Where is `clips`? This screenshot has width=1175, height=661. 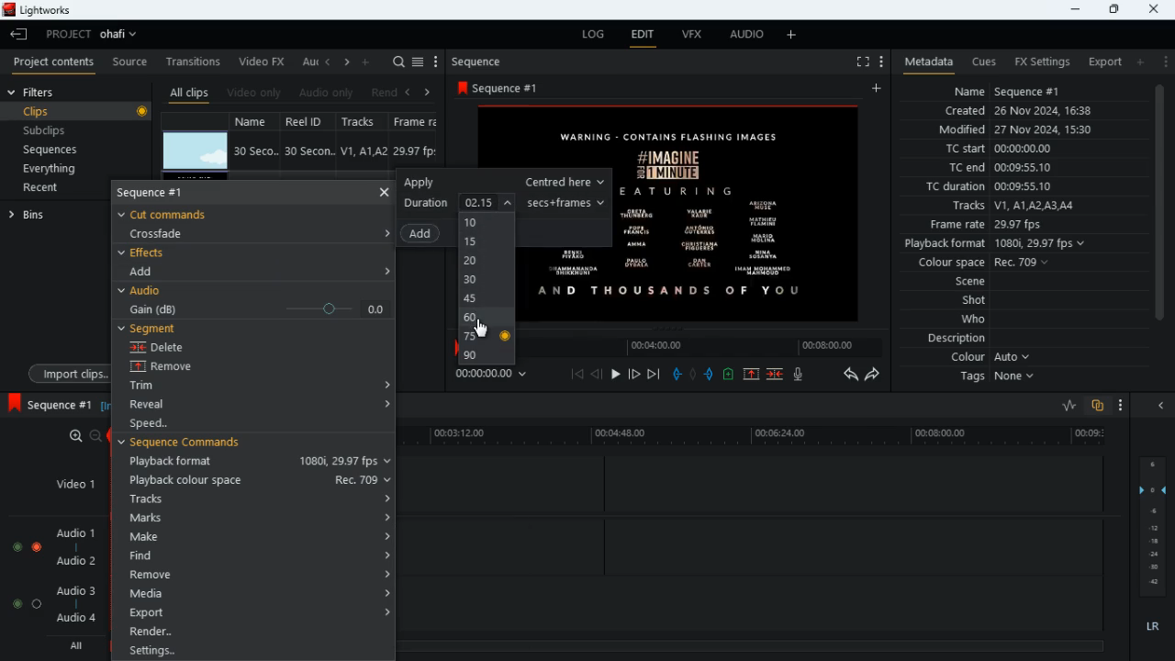
clips is located at coordinates (79, 112).